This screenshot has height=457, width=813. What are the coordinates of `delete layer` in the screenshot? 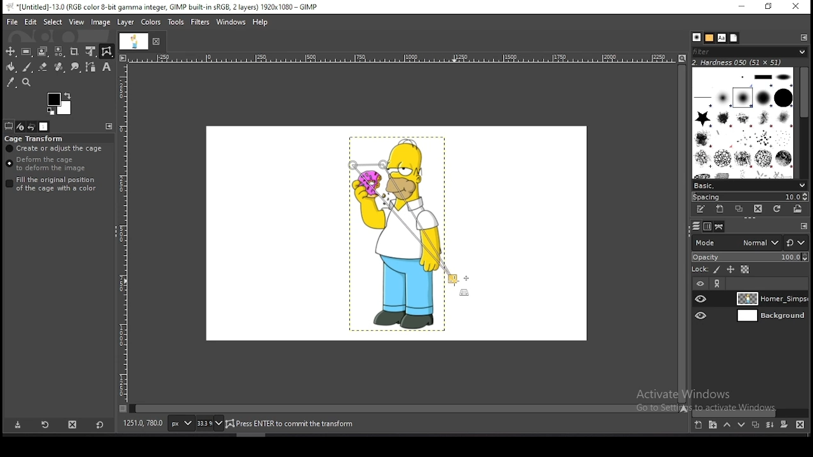 It's located at (798, 425).